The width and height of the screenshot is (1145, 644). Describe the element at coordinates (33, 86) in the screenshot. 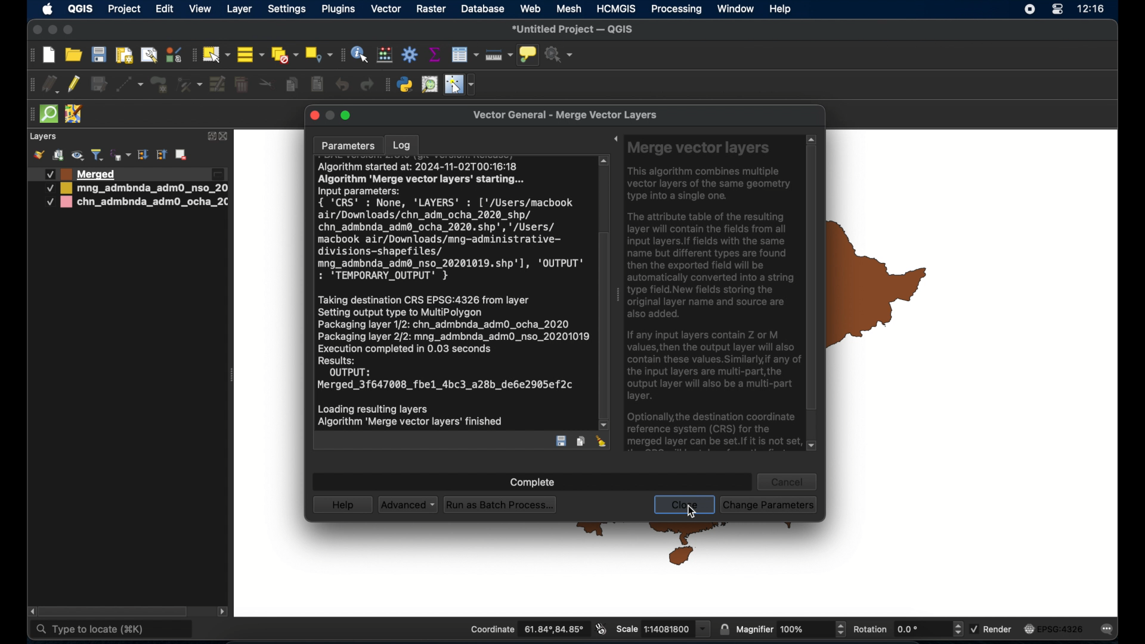

I see `digitizing toolbar` at that location.